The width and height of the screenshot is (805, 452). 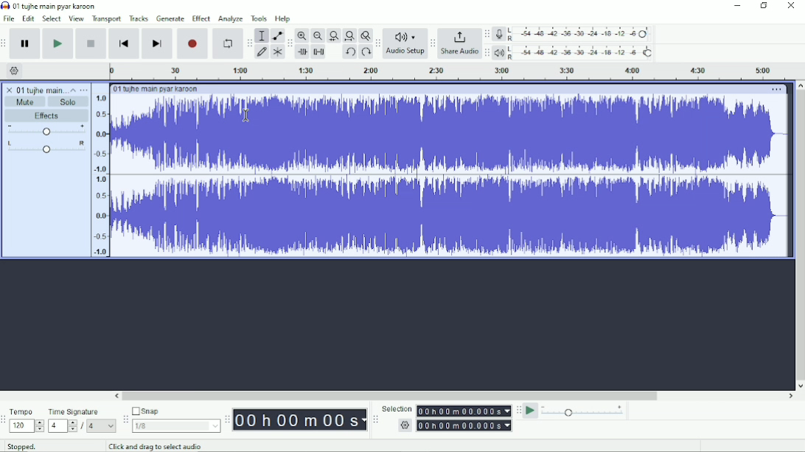 I want to click on Audacity record meter toolbar, so click(x=487, y=34).